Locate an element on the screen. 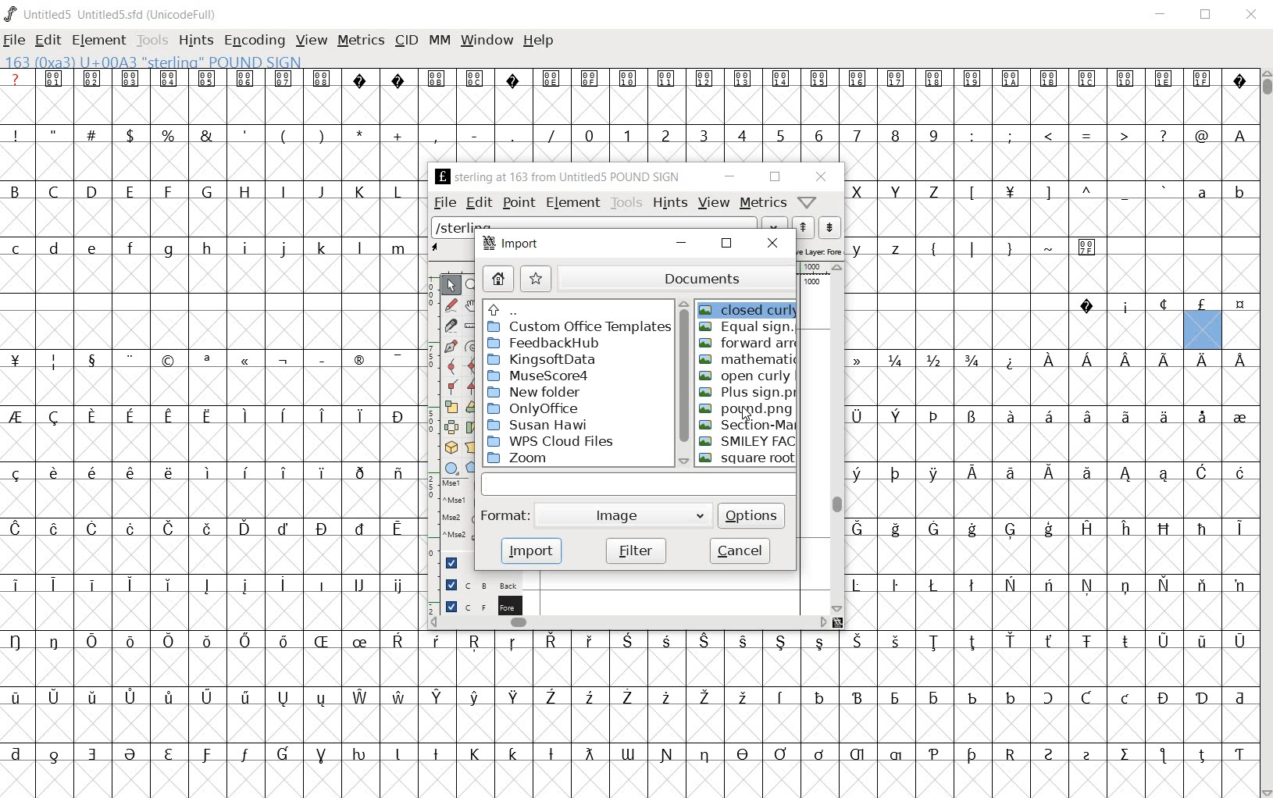 This screenshot has height=798, width=1273. METRICS is located at coordinates (359, 42).